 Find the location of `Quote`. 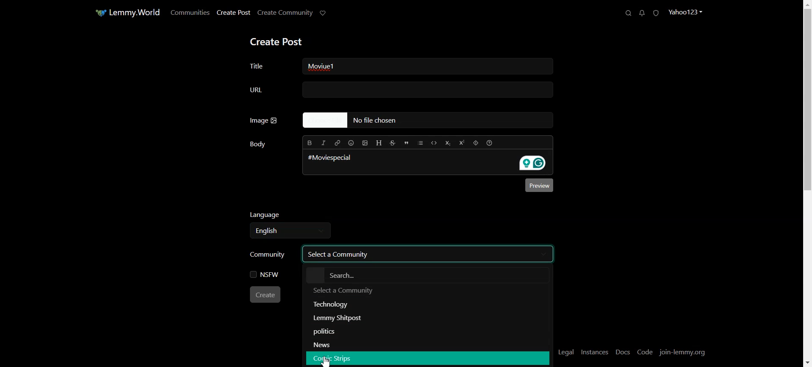

Quote is located at coordinates (405, 142).